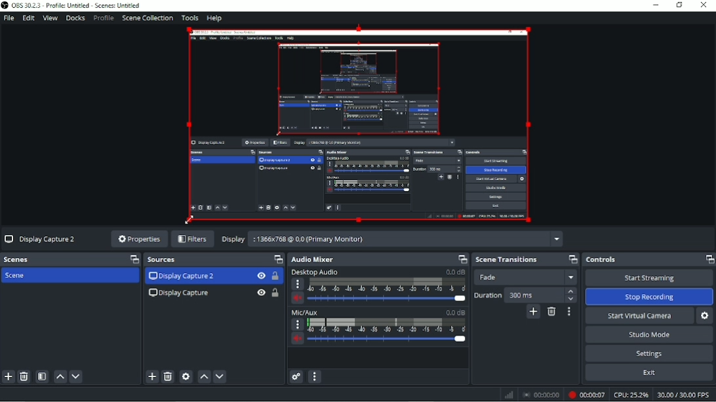 This screenshot has height=402, width=716. Describe the element at coordinates (648, 373) in the screenshot. I see `Exit` at that location.